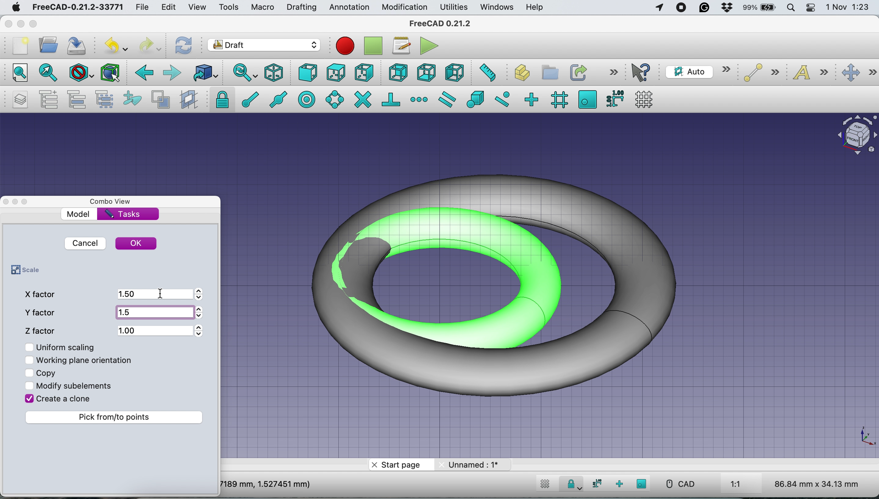 The width and height of the screenshot is (879, 499). I want to click on Snap Lock, so click(573, 483).